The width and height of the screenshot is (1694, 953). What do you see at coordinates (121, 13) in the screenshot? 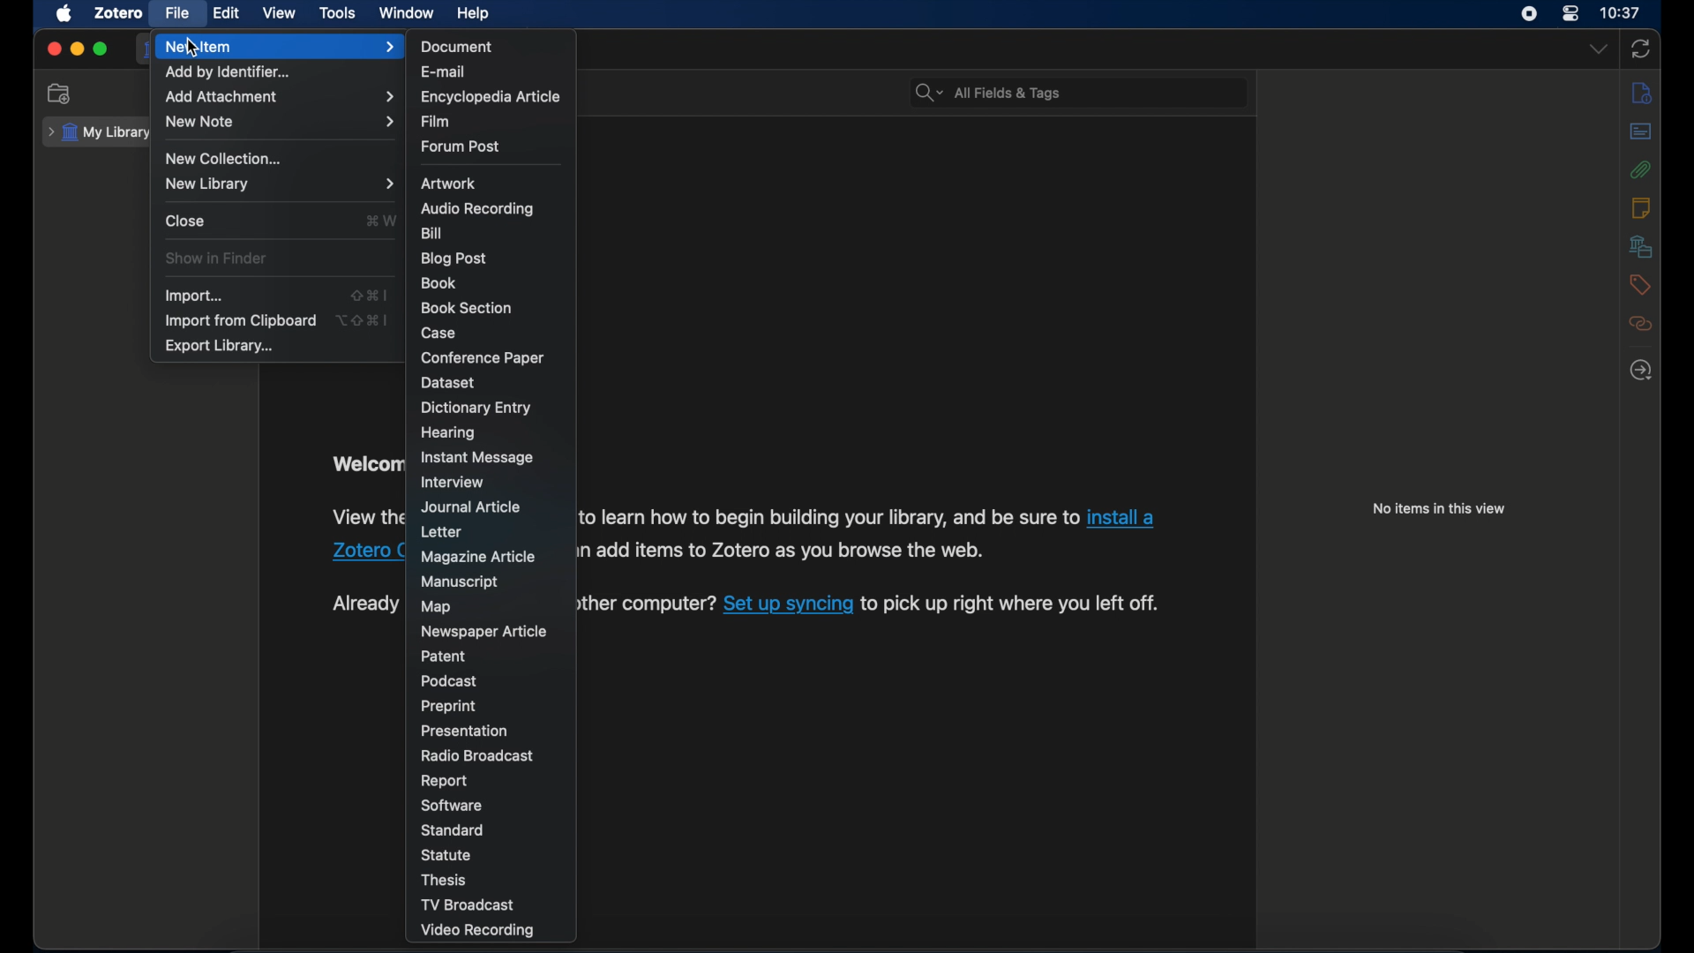
I see `zotero` at bounding box center [121, 13].